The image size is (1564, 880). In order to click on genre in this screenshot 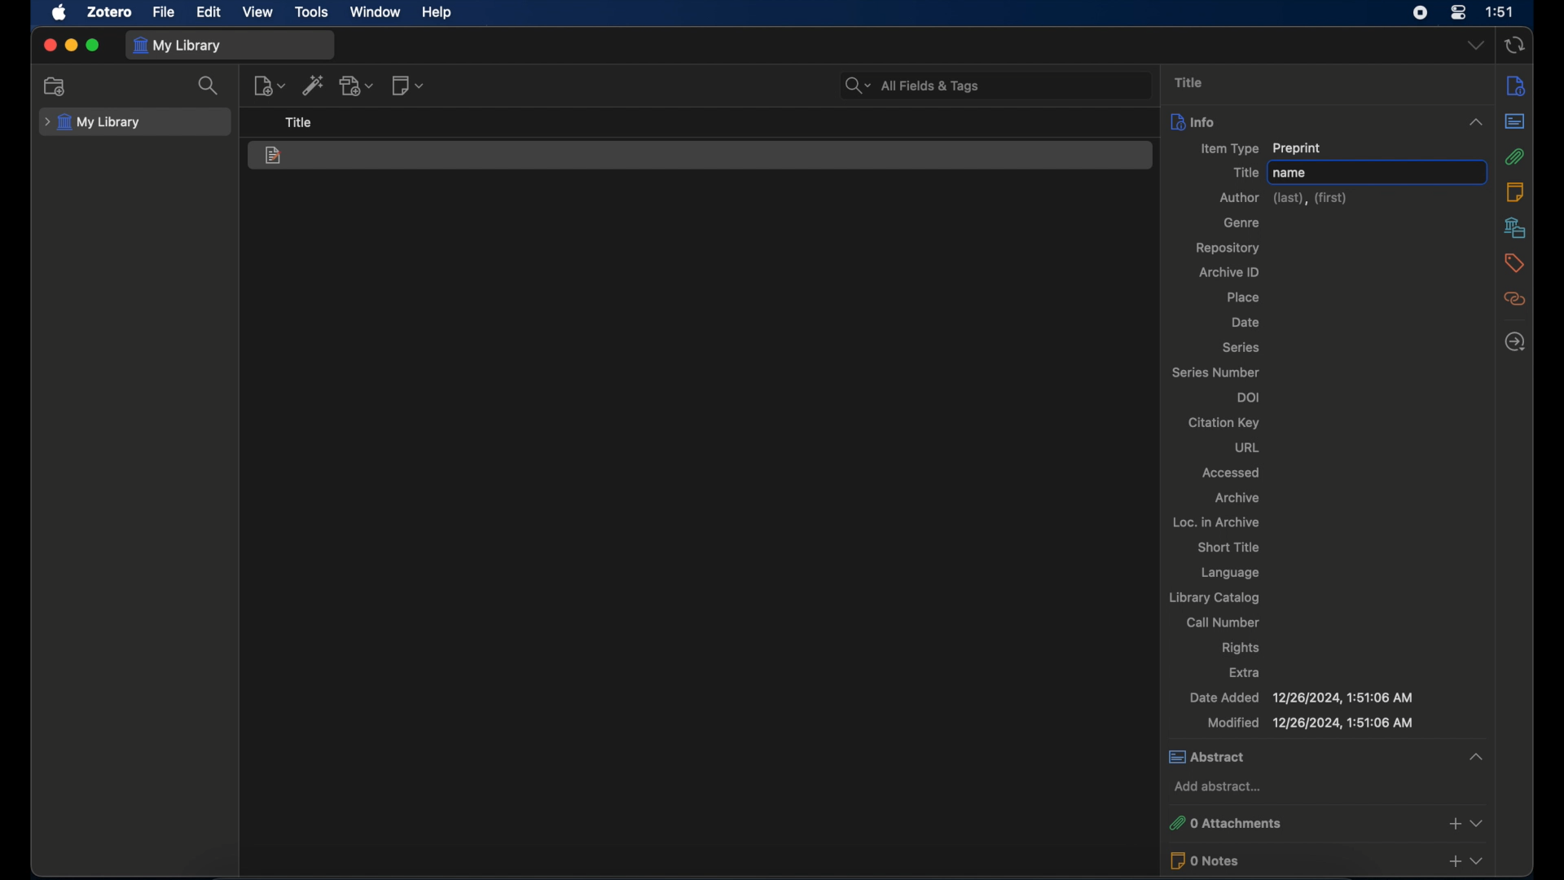, I will do `click(1241, 222)`.